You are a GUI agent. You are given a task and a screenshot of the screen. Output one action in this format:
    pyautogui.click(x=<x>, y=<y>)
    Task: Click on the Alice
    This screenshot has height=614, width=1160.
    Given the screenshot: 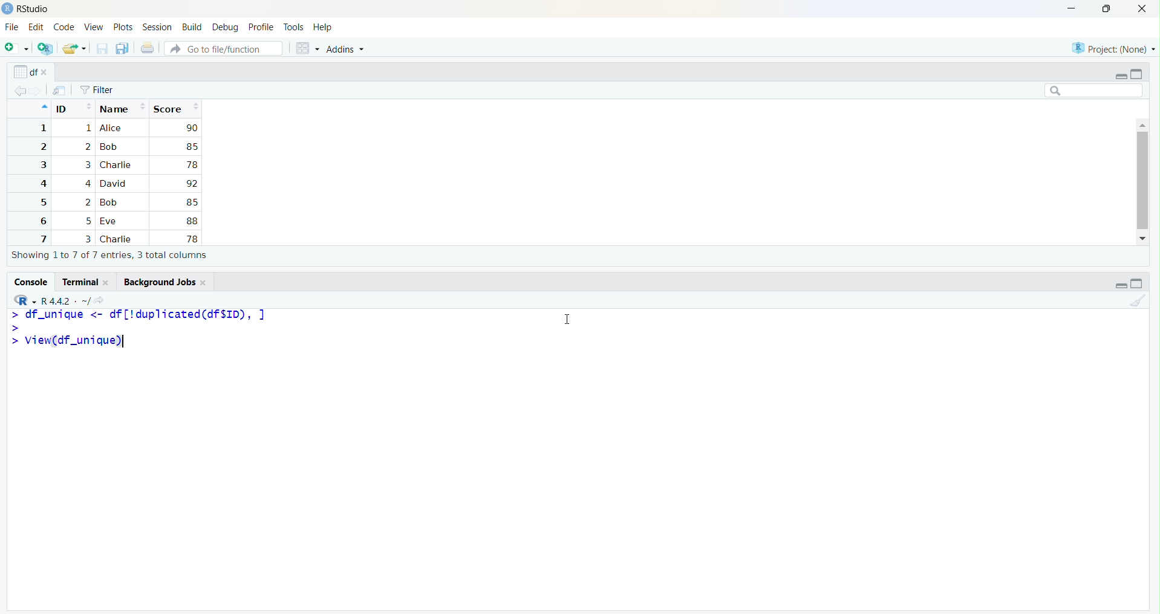 What is the action you would take?
    pyautogui.click(x=112, y=128)
    